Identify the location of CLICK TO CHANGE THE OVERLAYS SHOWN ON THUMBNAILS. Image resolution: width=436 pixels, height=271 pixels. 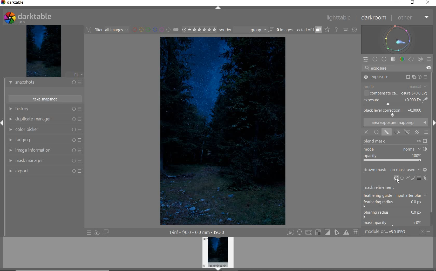
(327, 30).